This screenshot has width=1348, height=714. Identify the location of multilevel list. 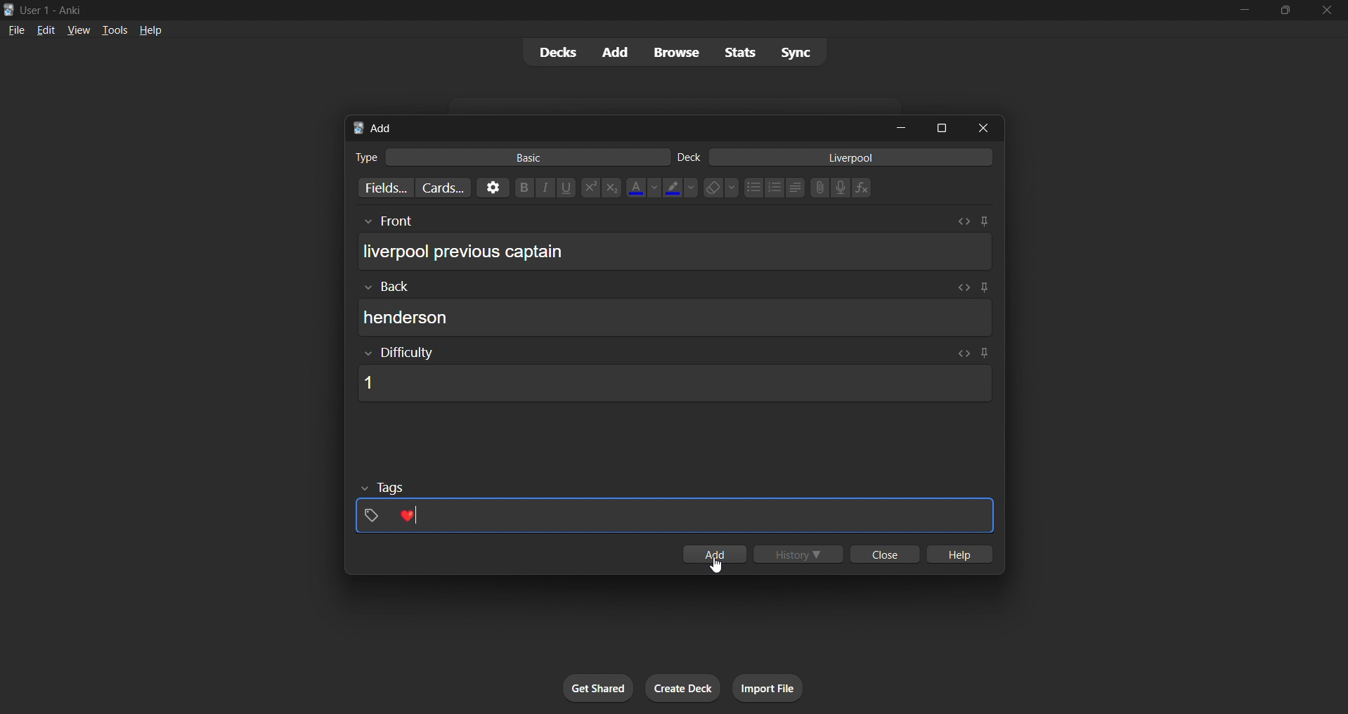
(796, 189).